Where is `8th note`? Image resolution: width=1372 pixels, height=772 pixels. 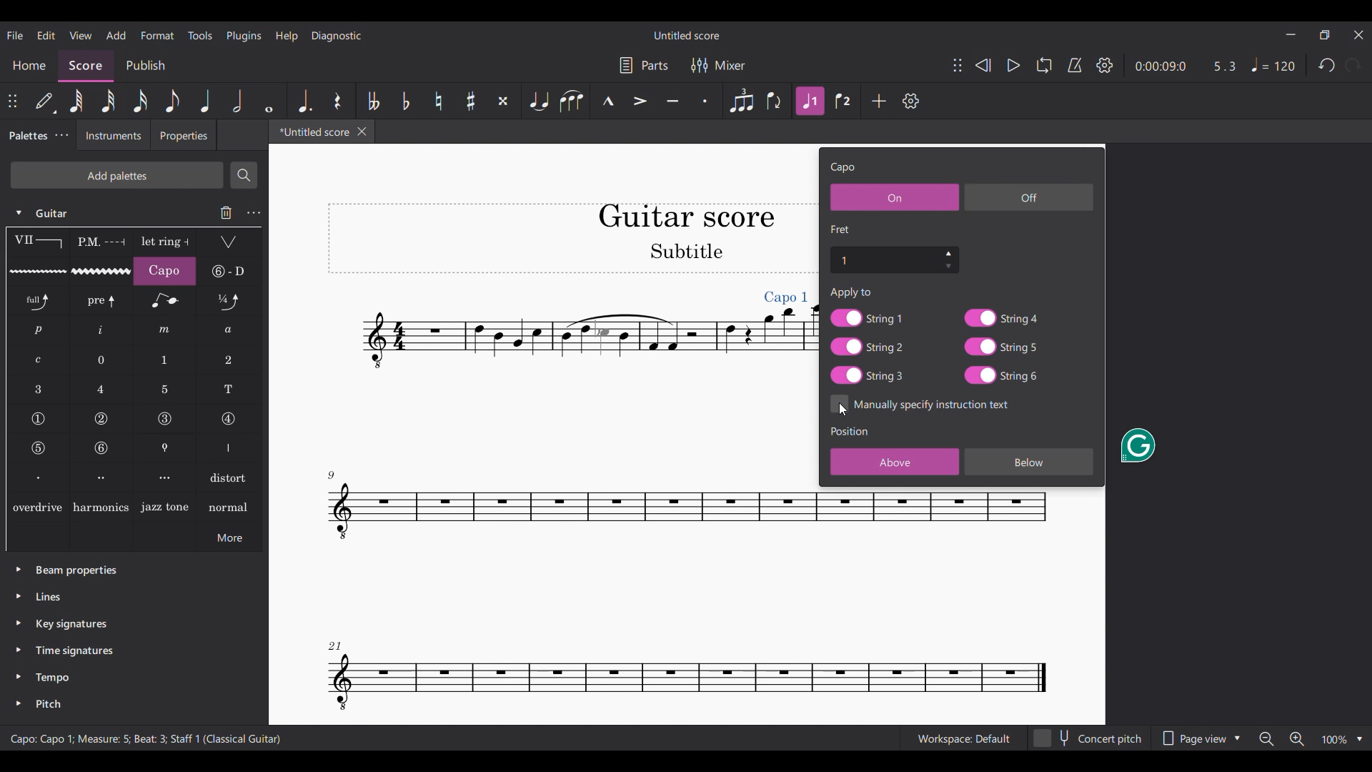
8th note is located at coordinates (172, 101).